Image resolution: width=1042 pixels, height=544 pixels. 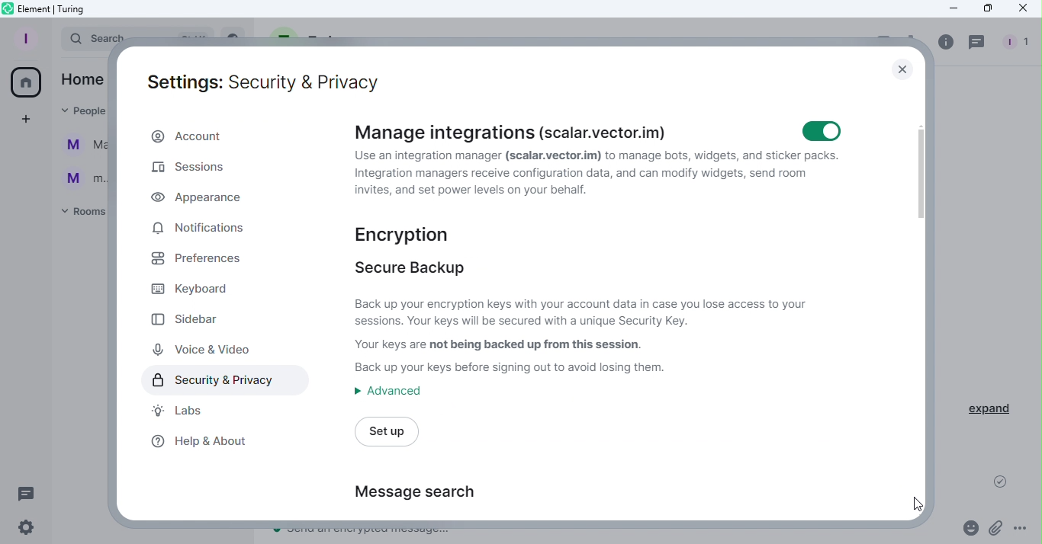 I want to click on Attachment, so click(x=997, y=528).